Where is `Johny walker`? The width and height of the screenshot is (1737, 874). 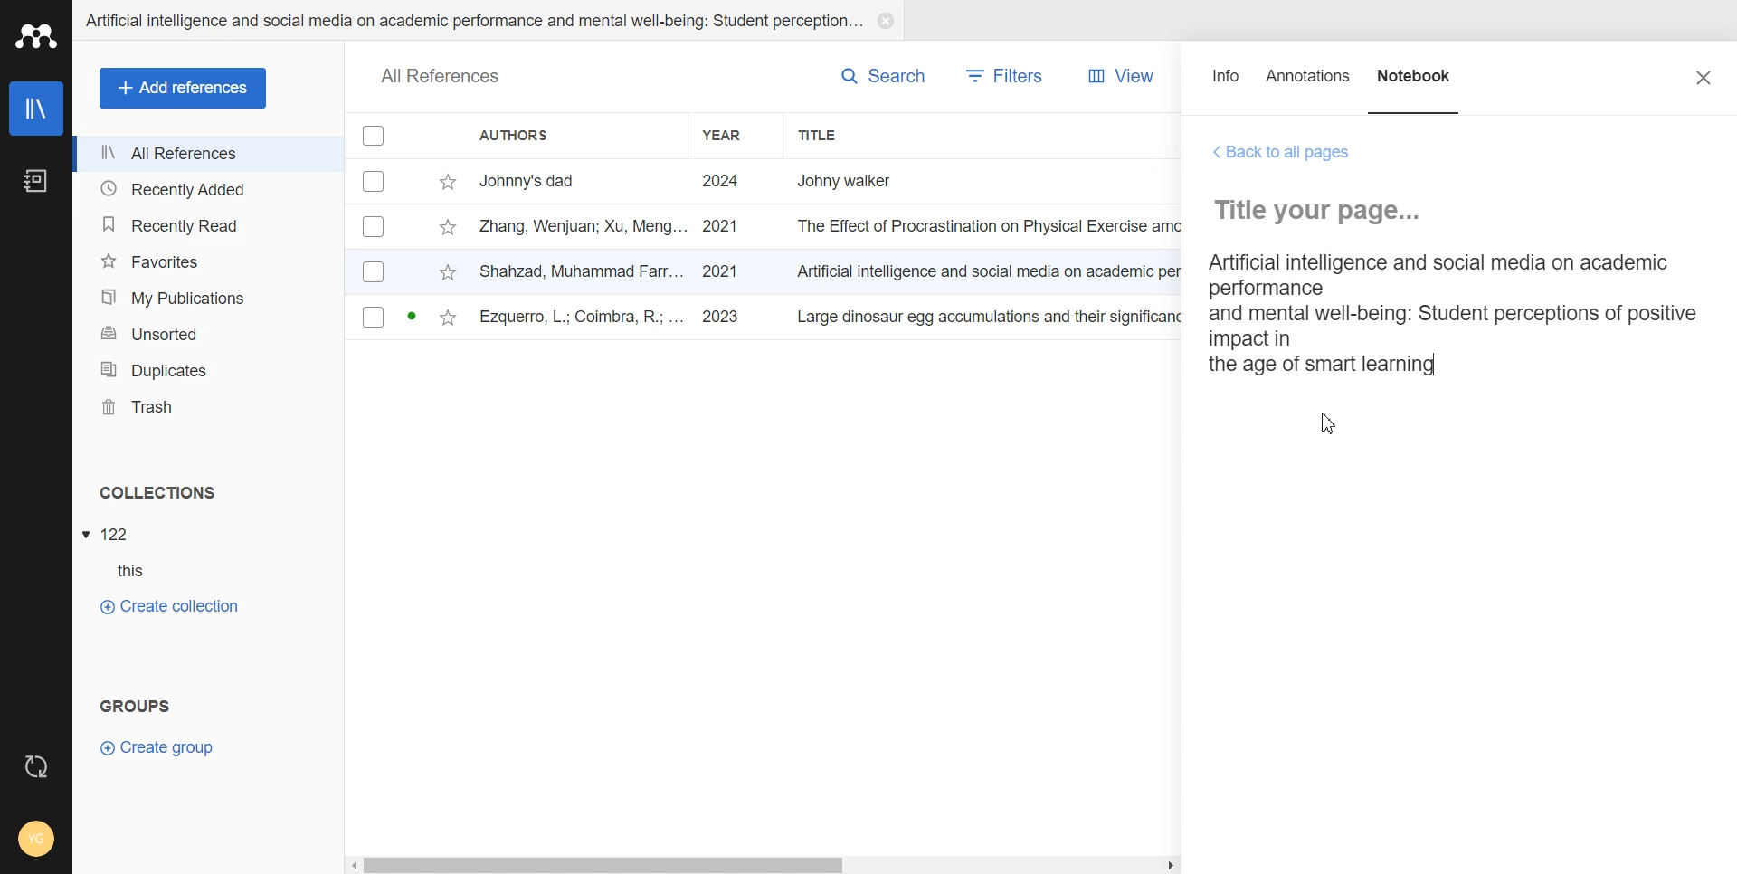
Johny walker is located at coordinates (863, 179).